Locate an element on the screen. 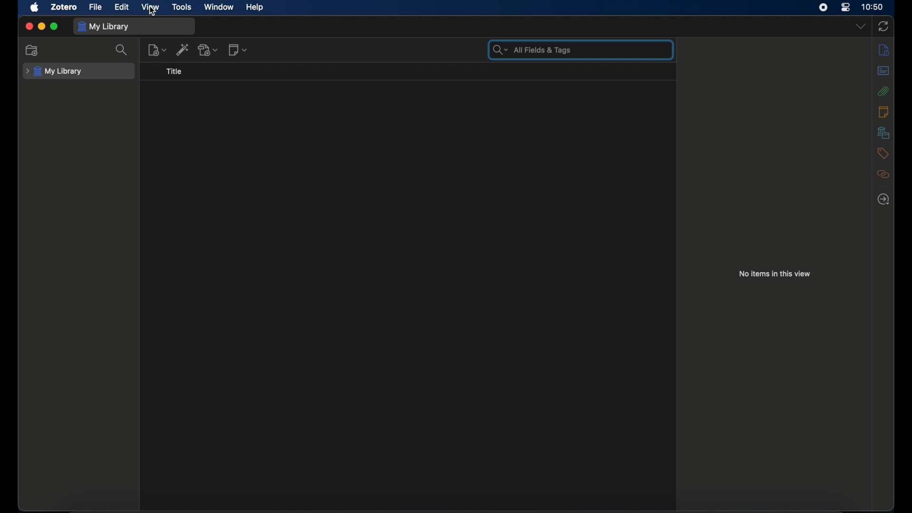  new collection is located at coordinates (32, 50).